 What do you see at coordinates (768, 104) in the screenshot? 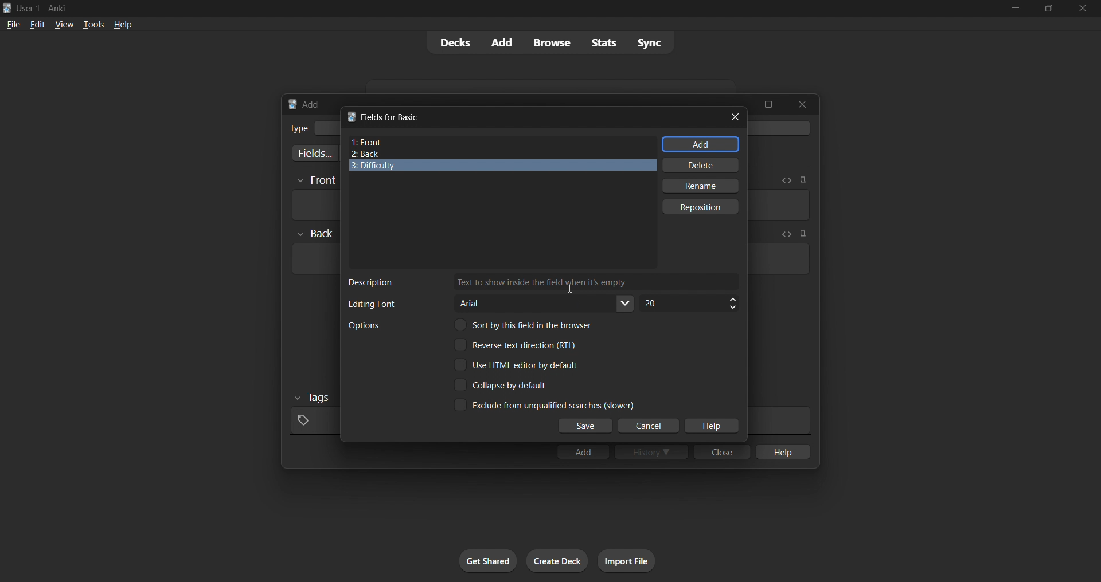
I see `maximize` at bounding box center [768, 104].